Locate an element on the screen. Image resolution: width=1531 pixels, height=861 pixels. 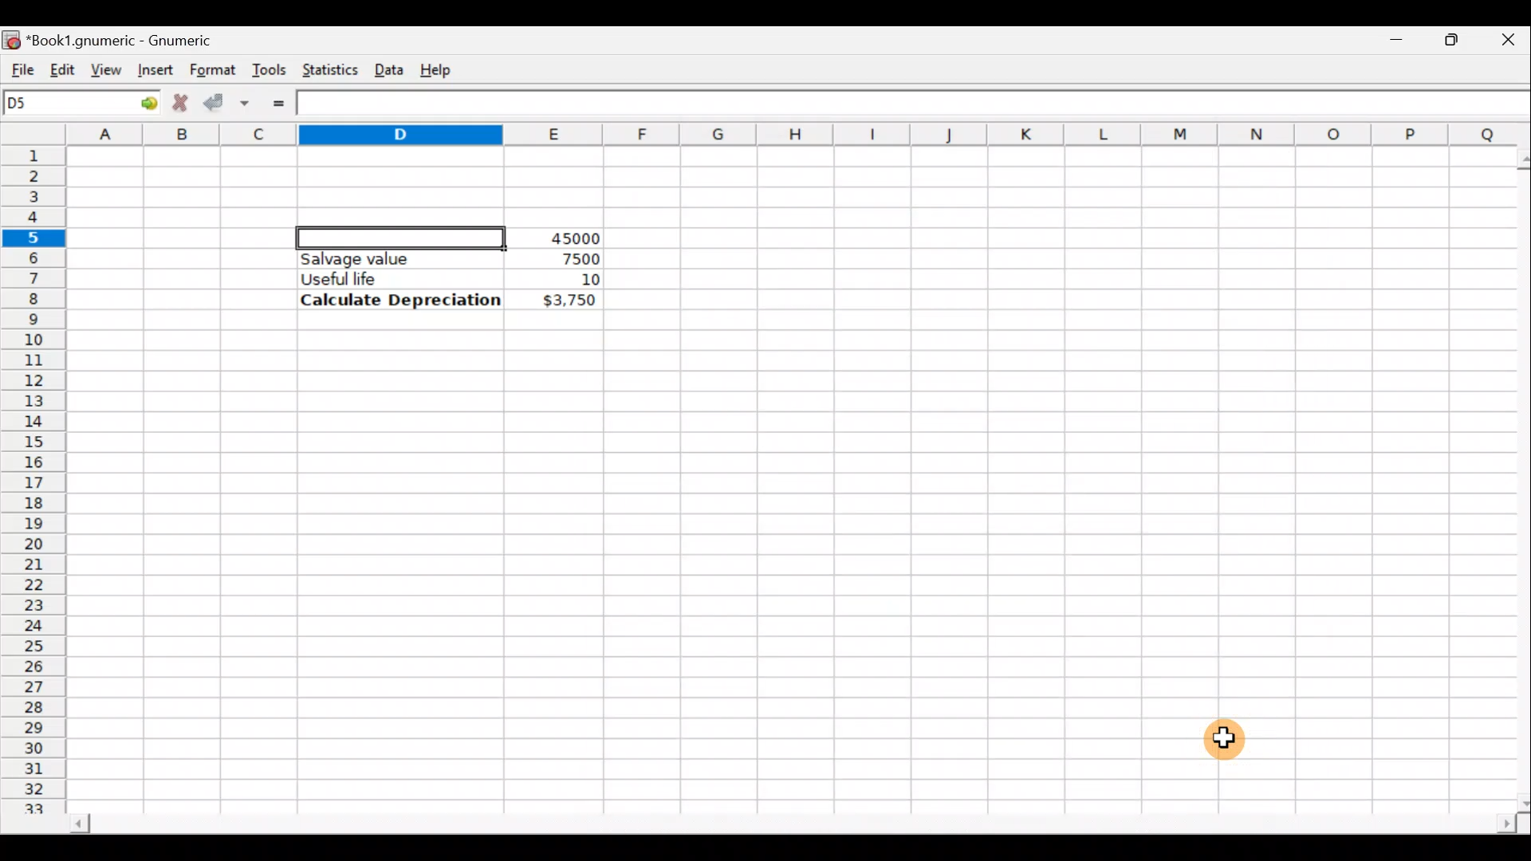
Statistics is located at coordinates (326, 69).